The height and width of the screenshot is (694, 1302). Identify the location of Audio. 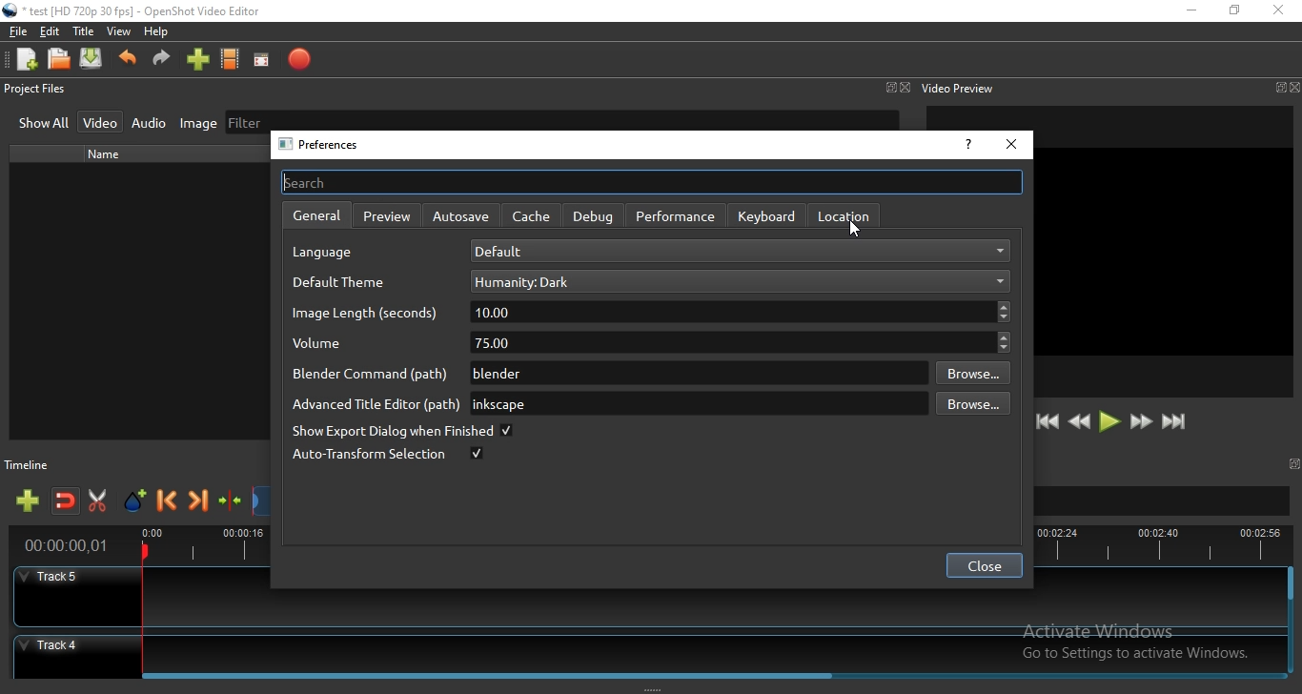
(150, 123).